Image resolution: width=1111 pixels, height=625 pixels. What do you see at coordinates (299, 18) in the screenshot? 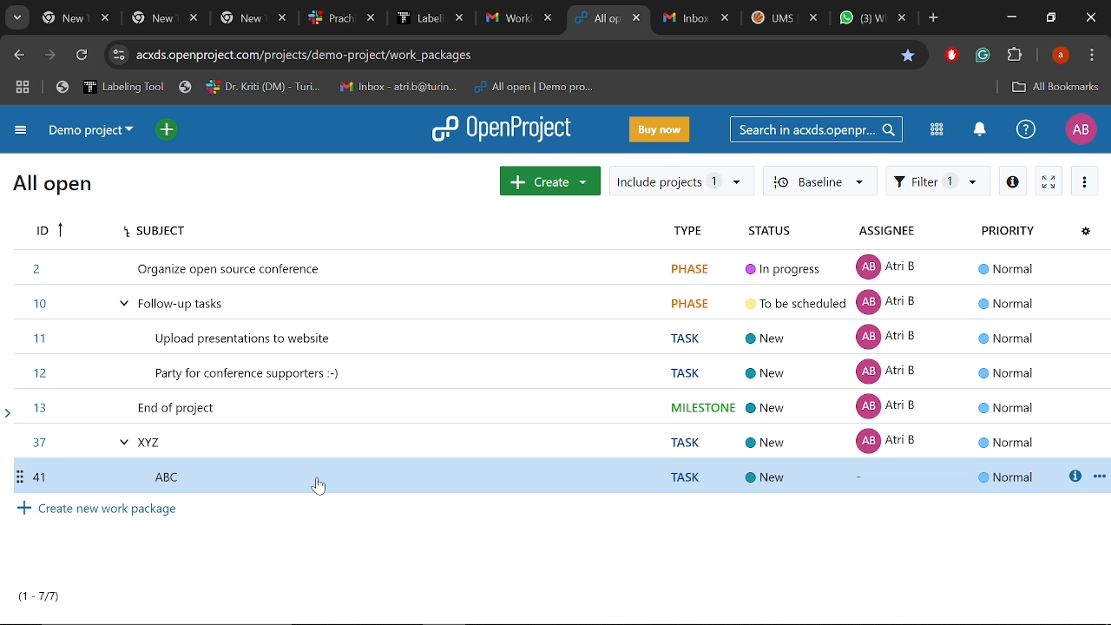
I see `Other tabs` at bounding box center [299, 18].